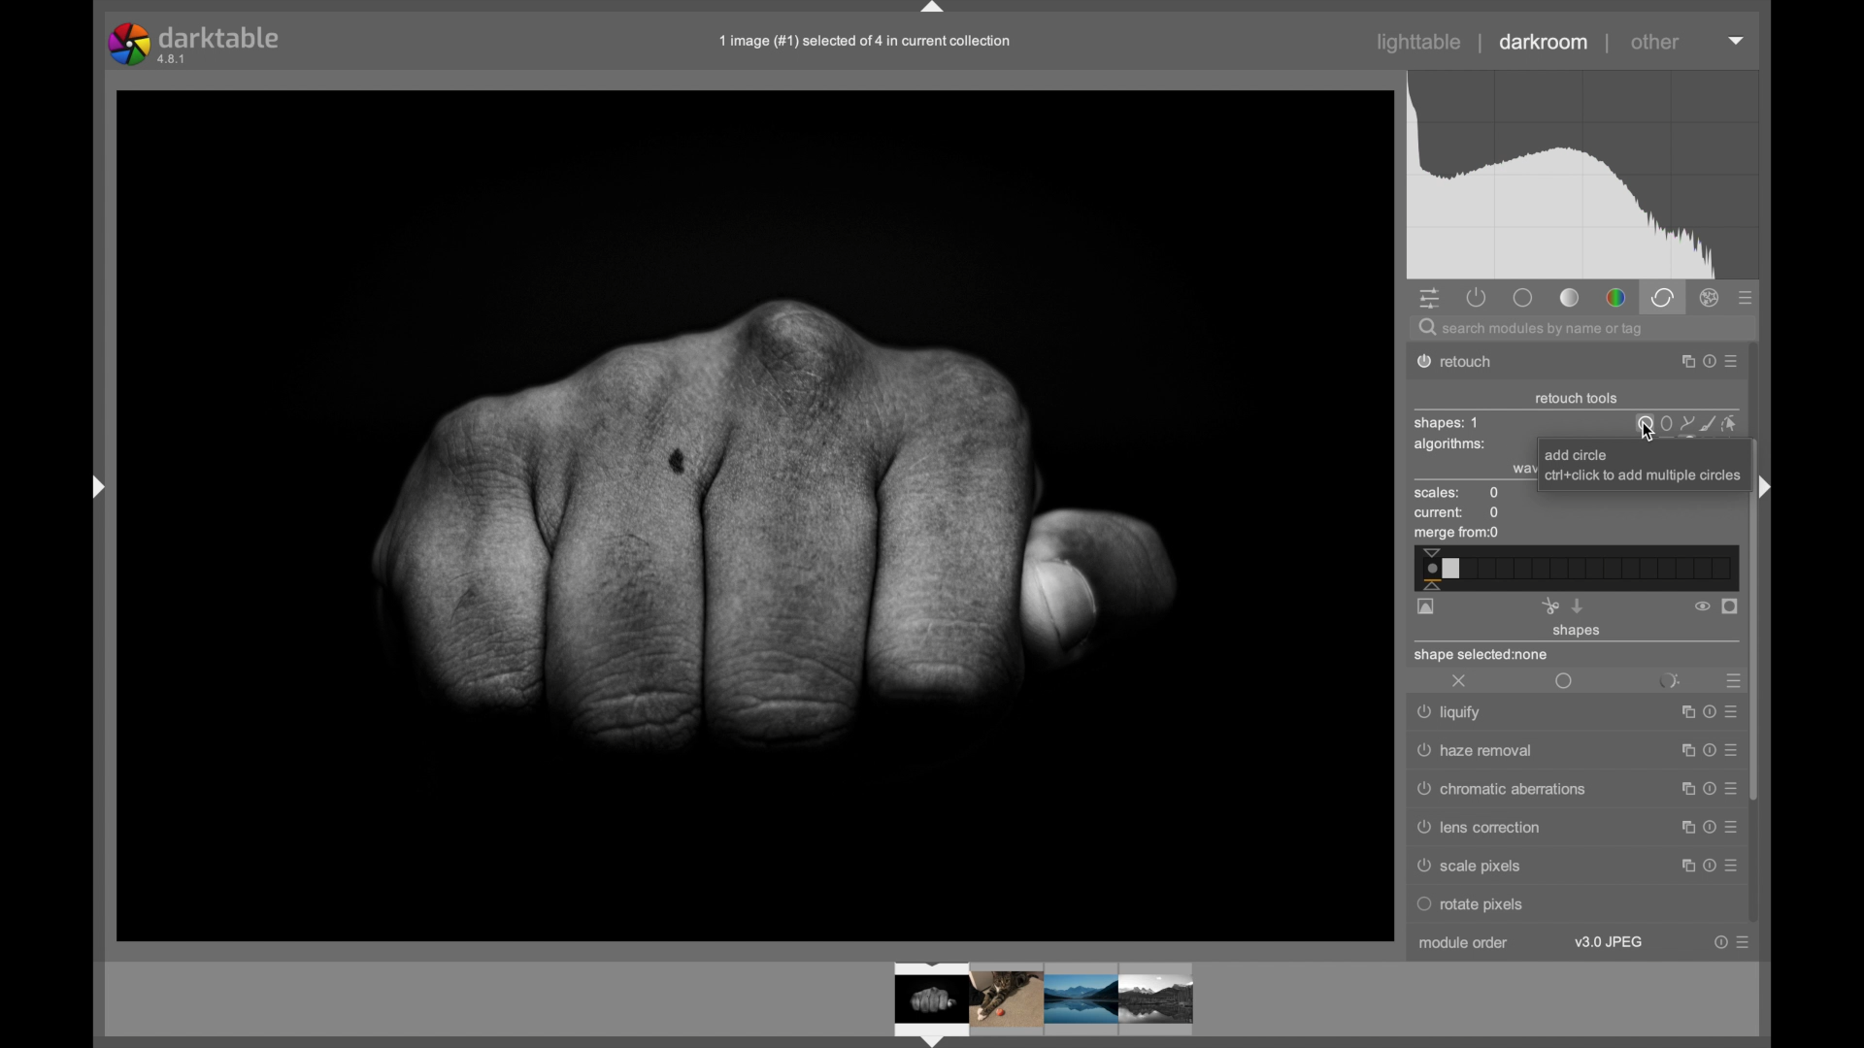 The image size is (1864, 1048). What do you see at coordinates (1458, 513) in the screenshot?
I see `current 0` at bounding box center [1458, 513].